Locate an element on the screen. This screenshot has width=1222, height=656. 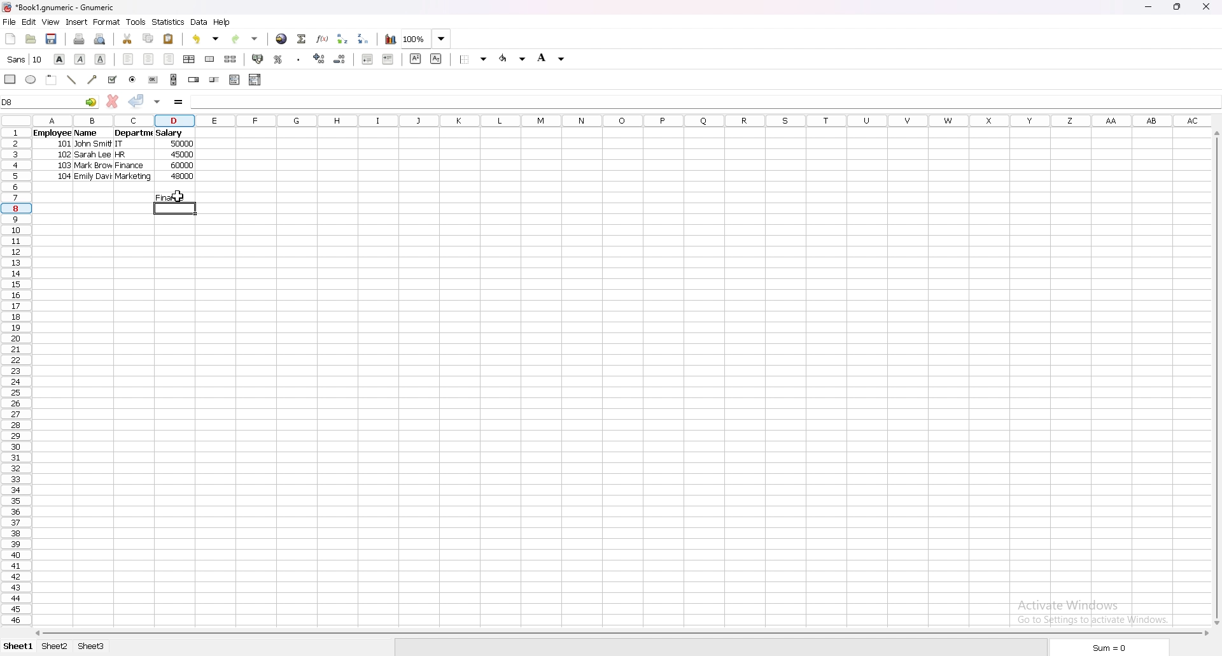
line is located at coordinates (72, 80).